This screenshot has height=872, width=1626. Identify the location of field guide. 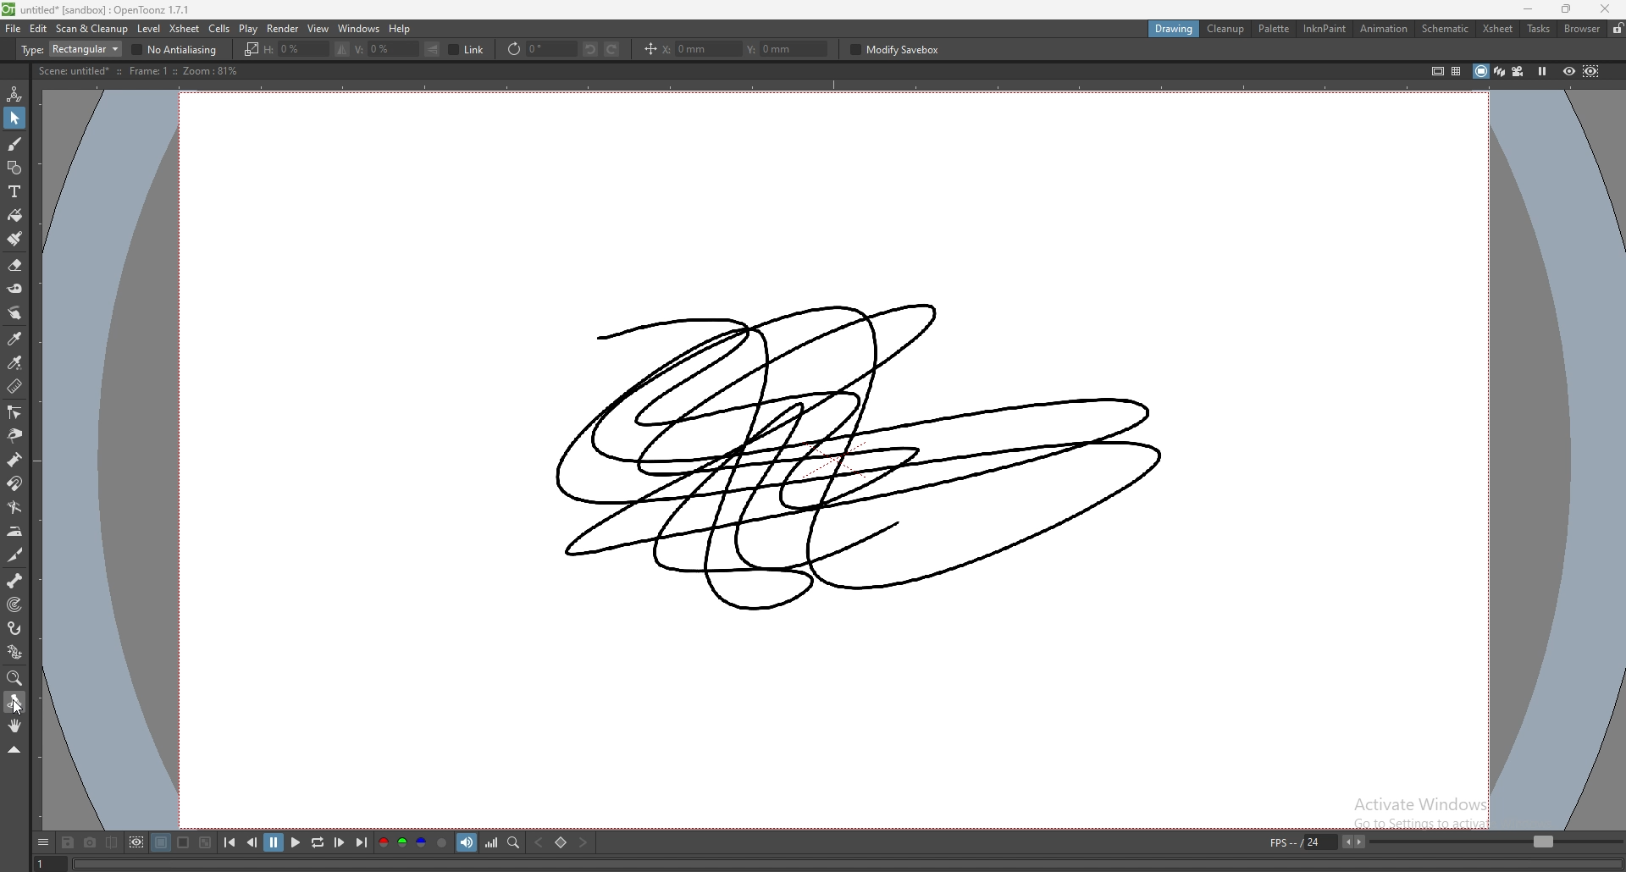
(1456, 71).